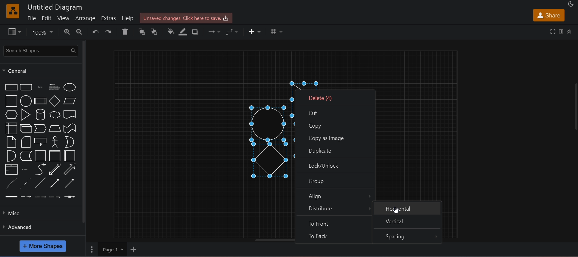 This screenshot has height=257, width=578. What do you see at coordinates (69, 87) in the screenshot?
I see `ellipse` at bounding box center [69, 87].